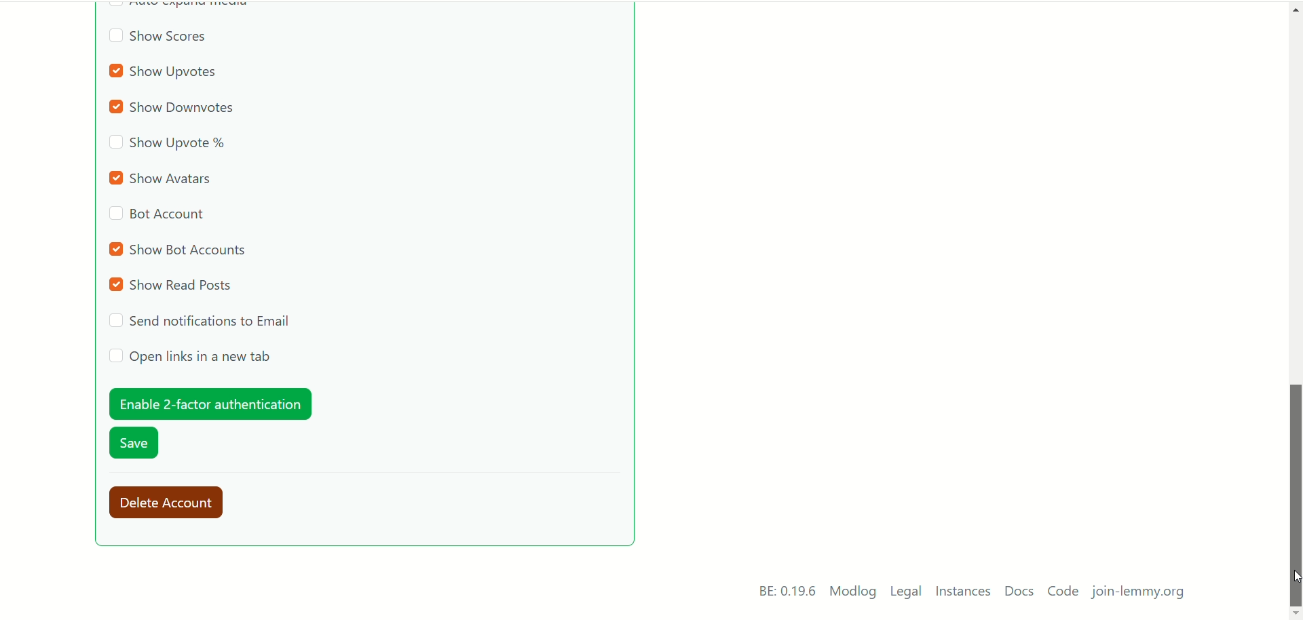 Image resolution: width=1303 pixels, height=620 pixels. What do you see at coordinates (1143, 594) in the screenshot?
I see `JOIN-LEMMY.ORG` at bounding box center [1143, 594].